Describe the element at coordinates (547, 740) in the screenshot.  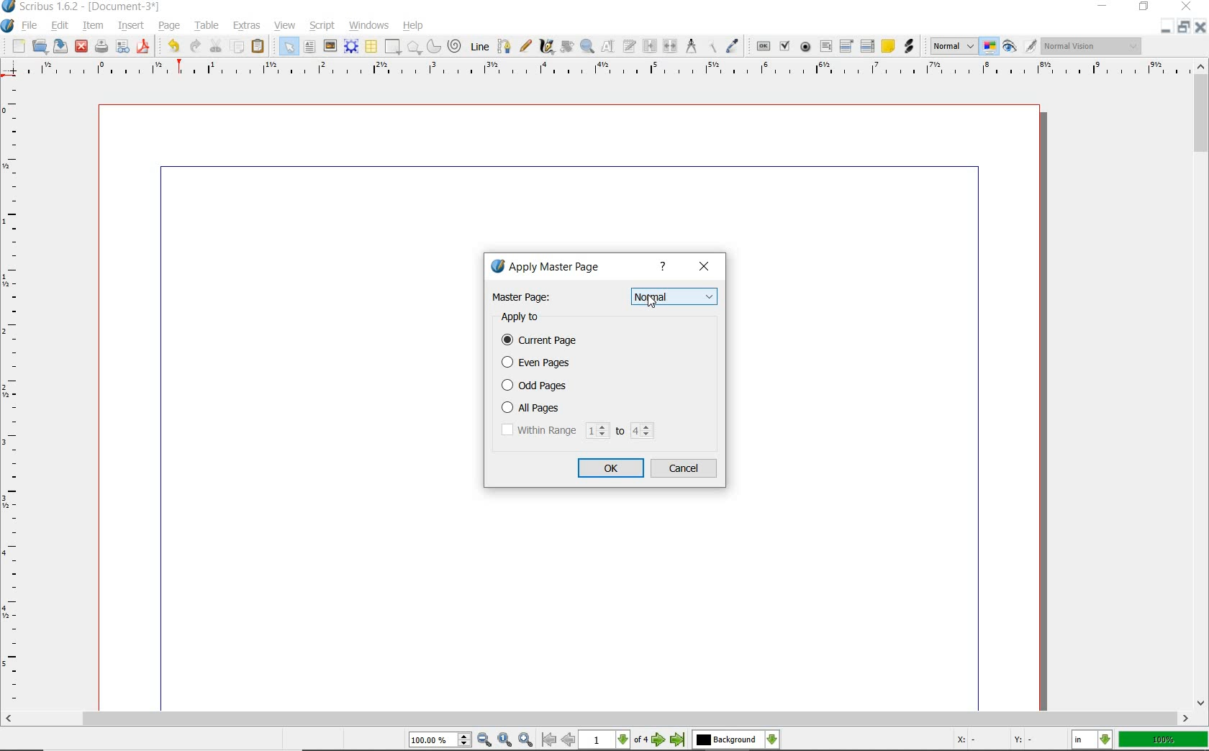
I see `First Page` at that location.